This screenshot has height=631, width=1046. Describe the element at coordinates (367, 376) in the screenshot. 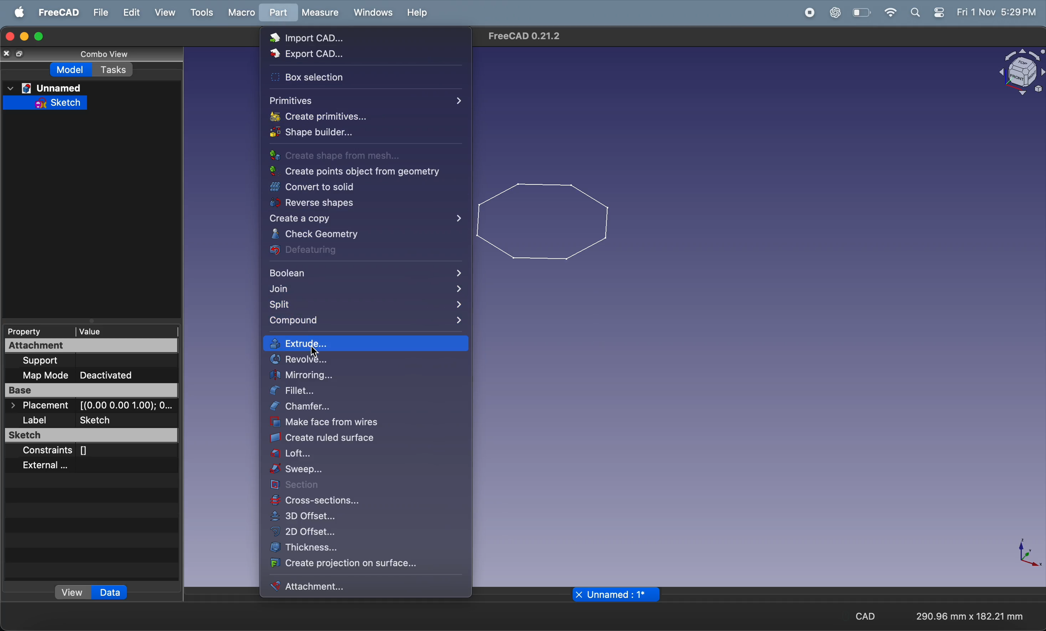

I see `mirroring` at that location.